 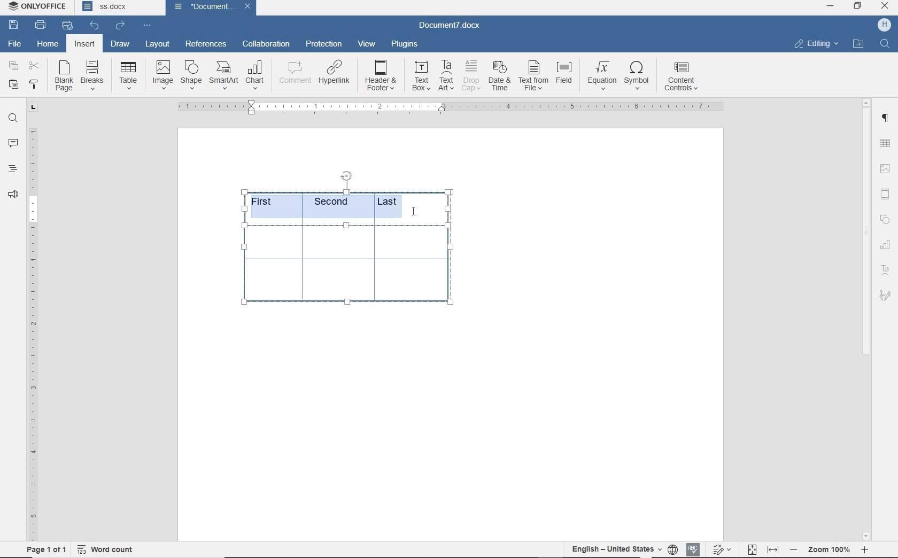 I want to click on scroll down, so click(x=867, y=534).